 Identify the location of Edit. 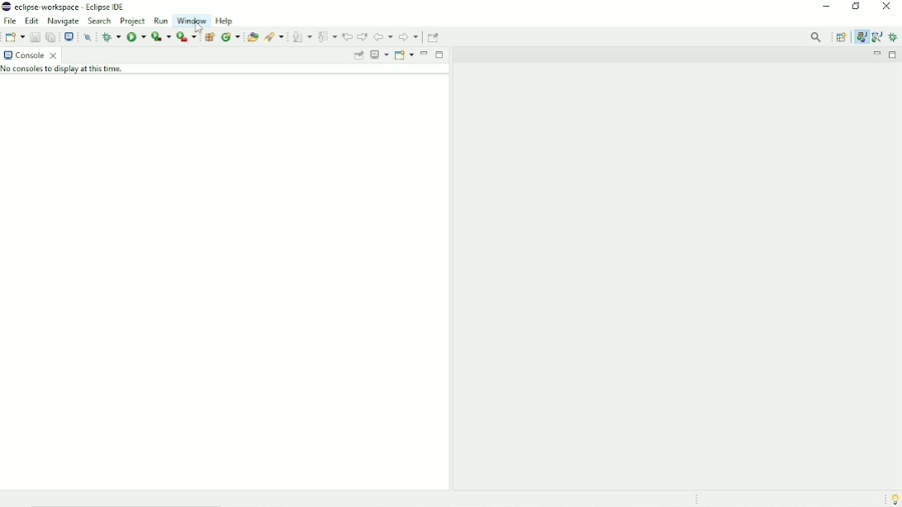
(32, 20).